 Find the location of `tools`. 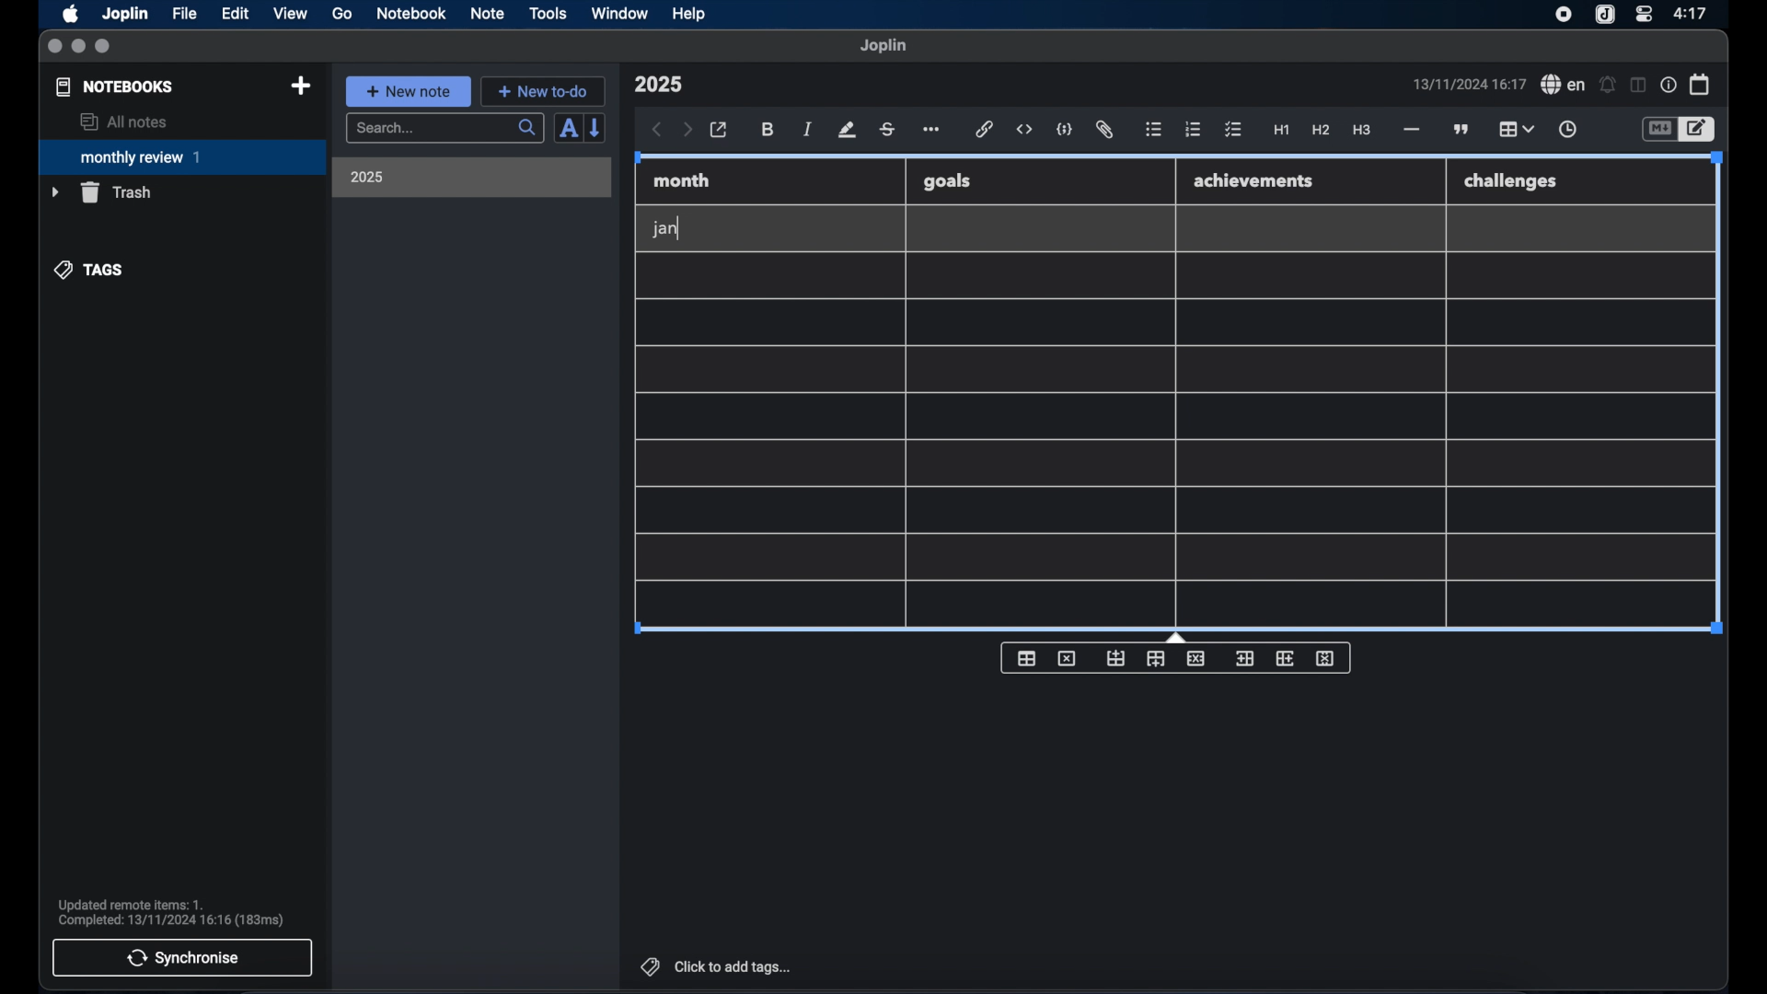

tools is located at coordinates (548, 13).